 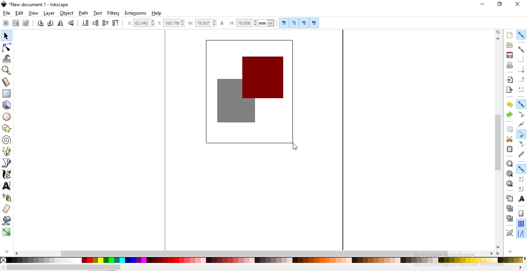 I want to click on copy, so click(x=510, y=129).